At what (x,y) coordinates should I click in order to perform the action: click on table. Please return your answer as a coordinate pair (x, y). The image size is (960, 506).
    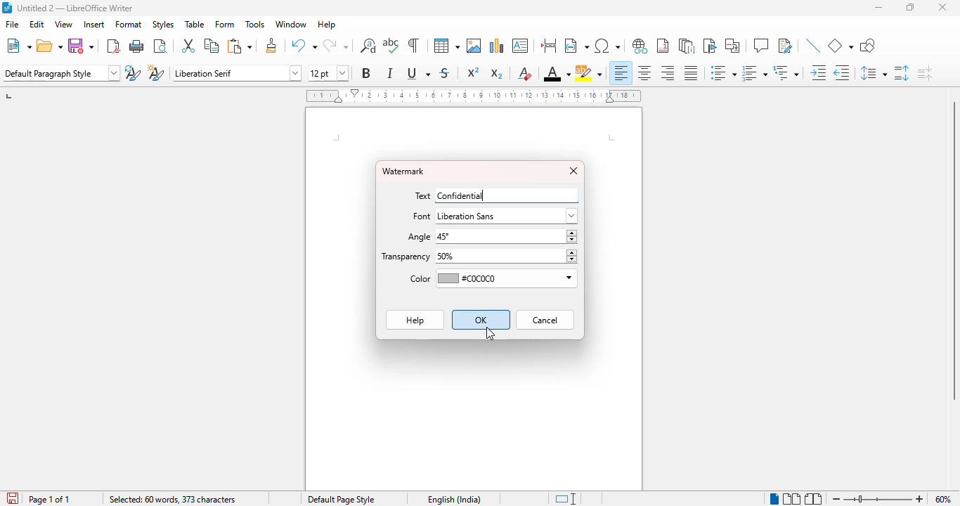
    Looking at the image, I should click on (446, 45).